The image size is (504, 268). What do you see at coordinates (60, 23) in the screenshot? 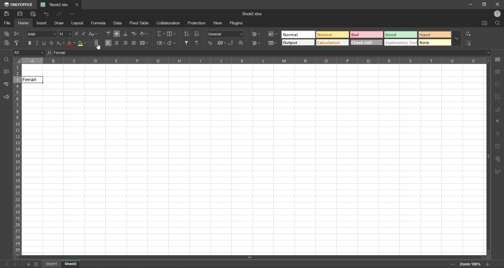
I see `draw` at bounding box center [60, 23].